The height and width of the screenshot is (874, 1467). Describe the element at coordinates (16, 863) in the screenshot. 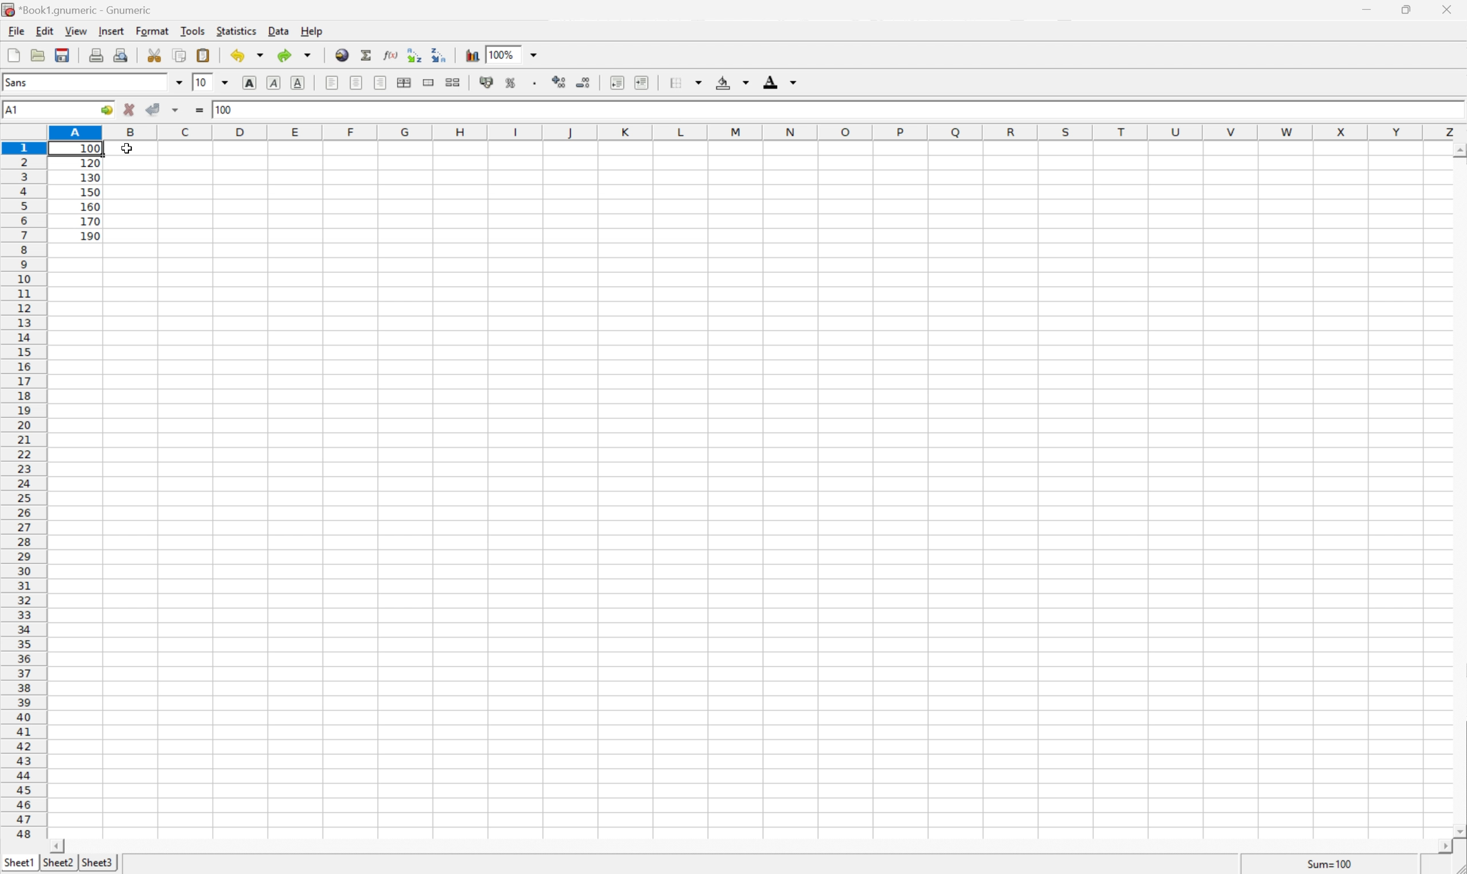

I see `Sheet1` at that location.